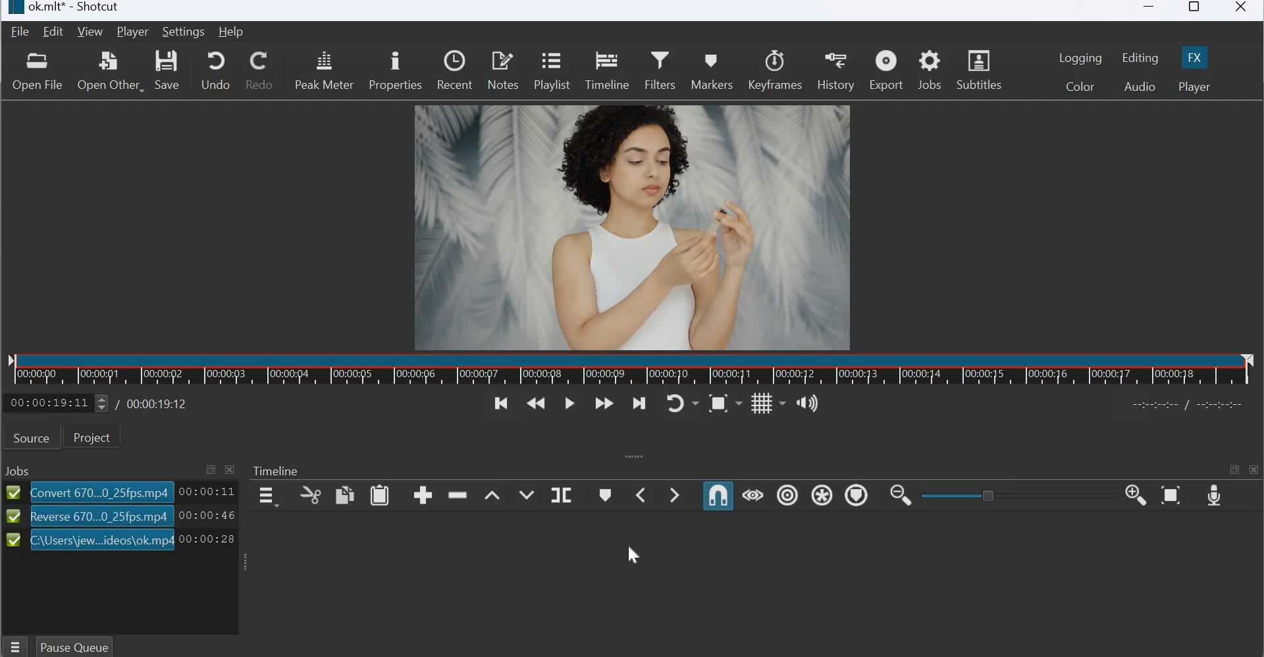  Describe the element at coordinates (132, 33) in the screenshot. I see `Player` at that location.